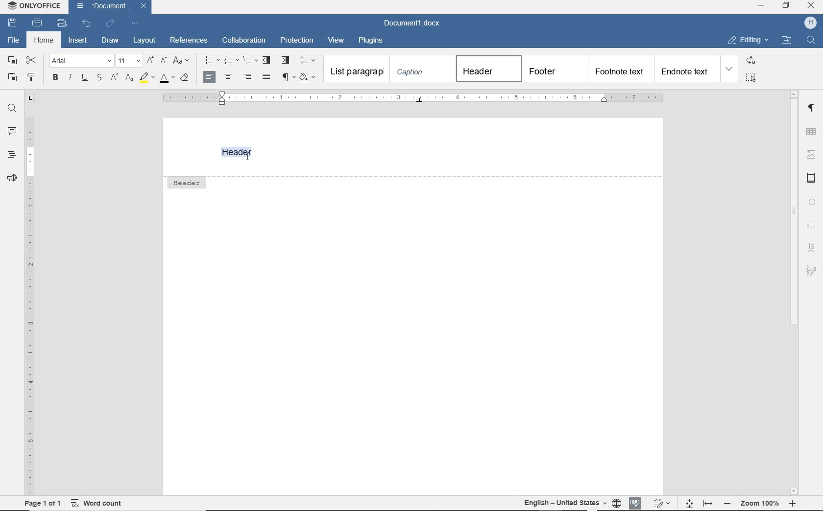 This screenshot has width=823, height=511. What do you see at coordinates (811, 6) in the screenshot?
I see `CLOSE` at bounding box center [811, 6].